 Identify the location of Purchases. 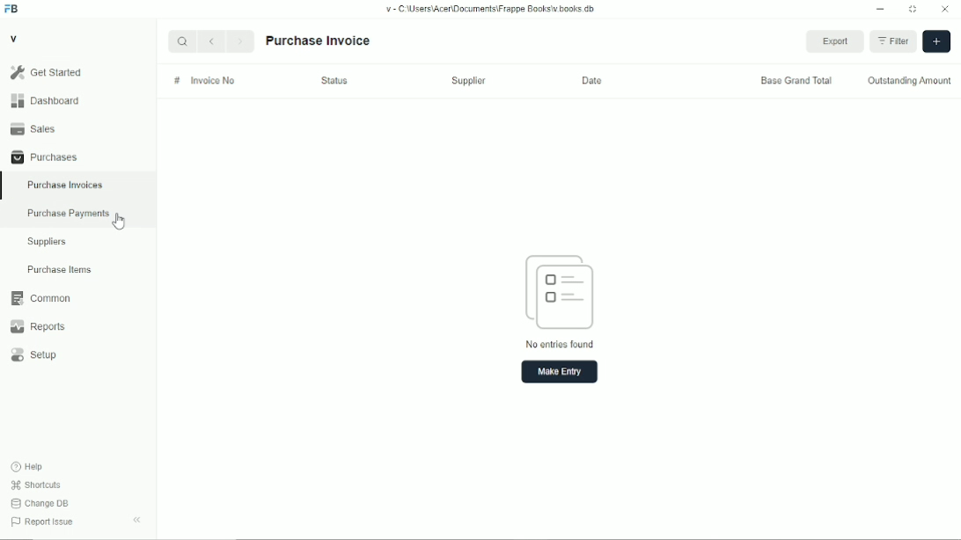
(77, 157).